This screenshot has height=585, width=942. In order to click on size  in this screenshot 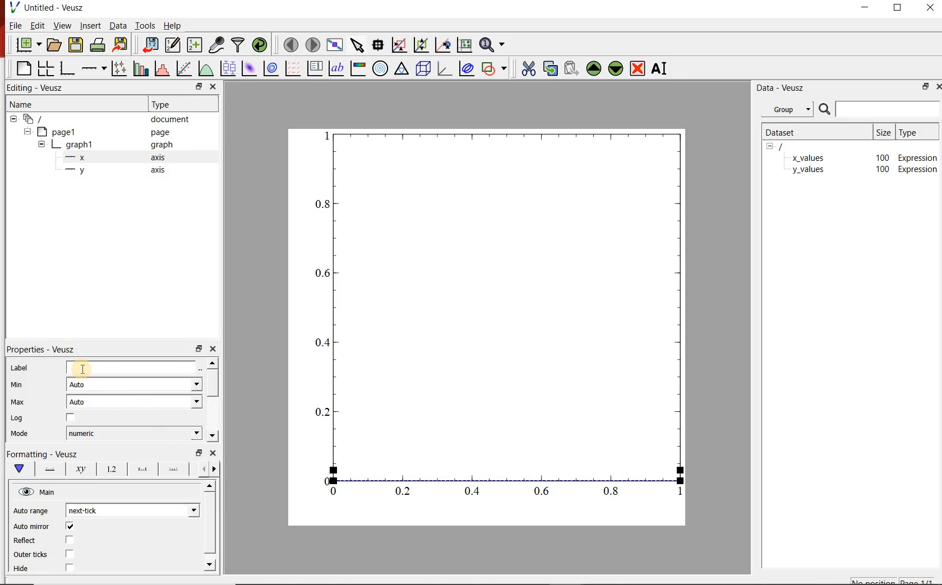, I will do `click(884, 132)`.